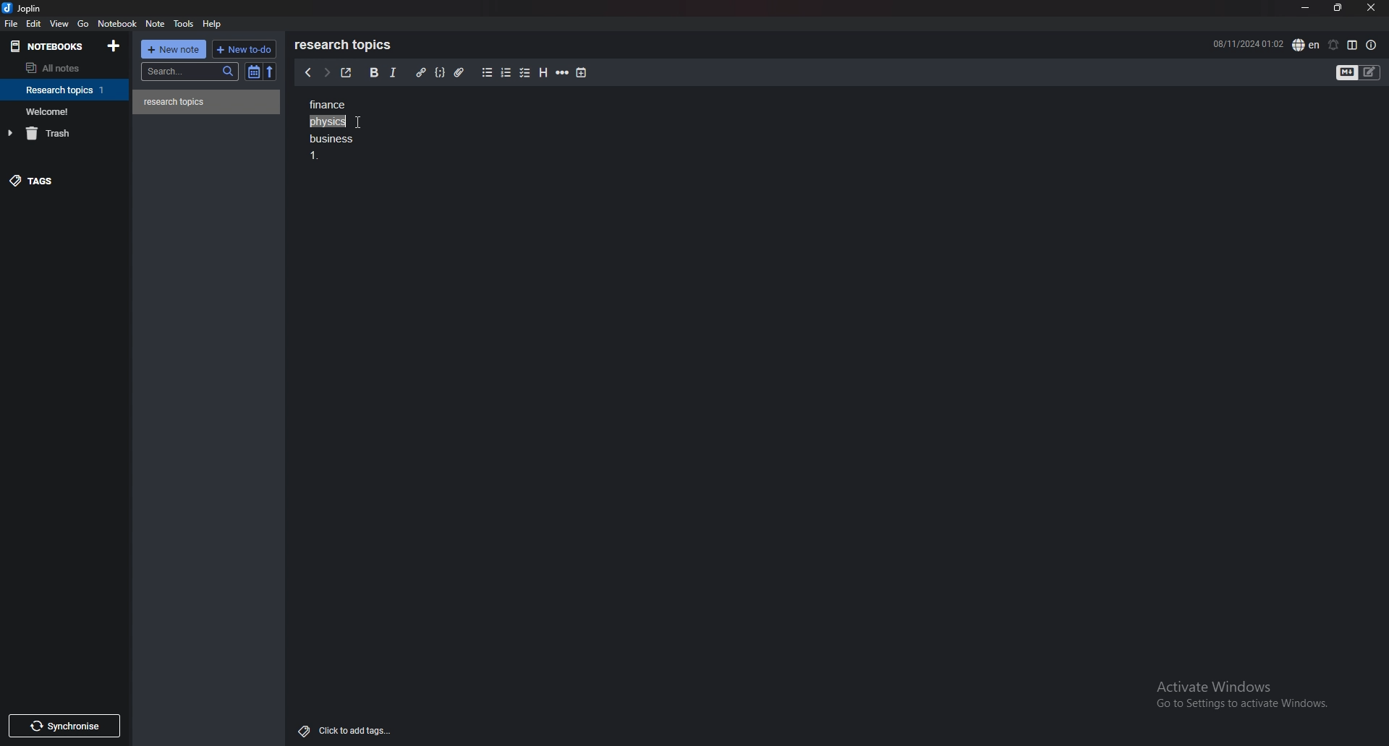  Describe the element at coordinates (441, 72) in the screenshot. I see `code` at that location.